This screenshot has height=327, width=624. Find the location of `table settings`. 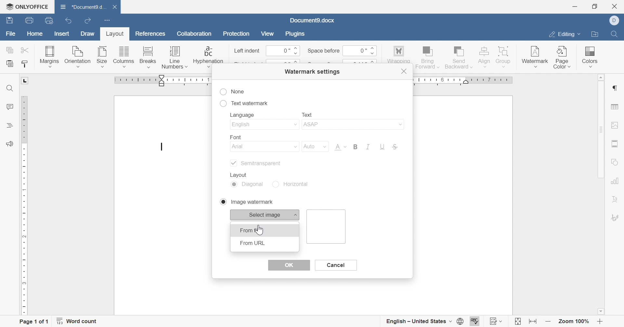

table settings is located at coordinates (615, 107).